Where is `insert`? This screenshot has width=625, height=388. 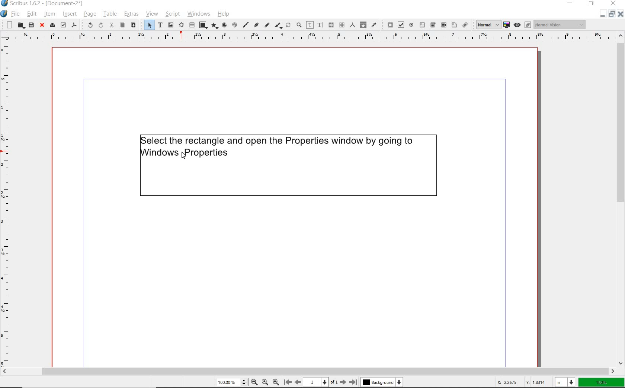 insert is located at coordinates (70, 14).